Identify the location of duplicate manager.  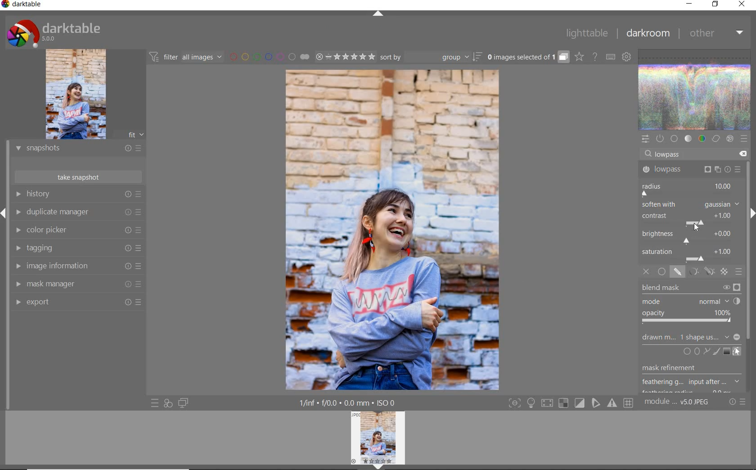
(79, 213).